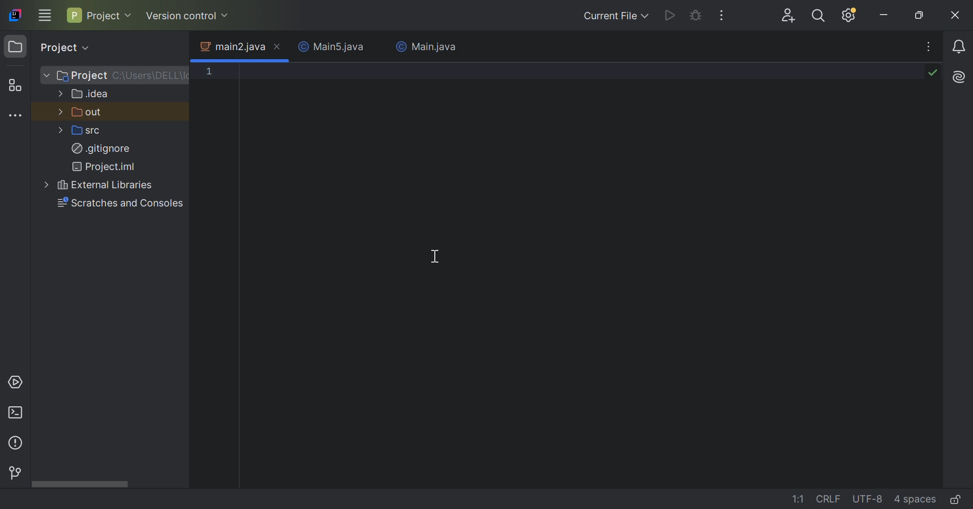 The width and height of the screenshot is (973, 509). What do you see at coordinates (88, 130) in the screenshot?
I see `src` at bounding box center [88, 130].